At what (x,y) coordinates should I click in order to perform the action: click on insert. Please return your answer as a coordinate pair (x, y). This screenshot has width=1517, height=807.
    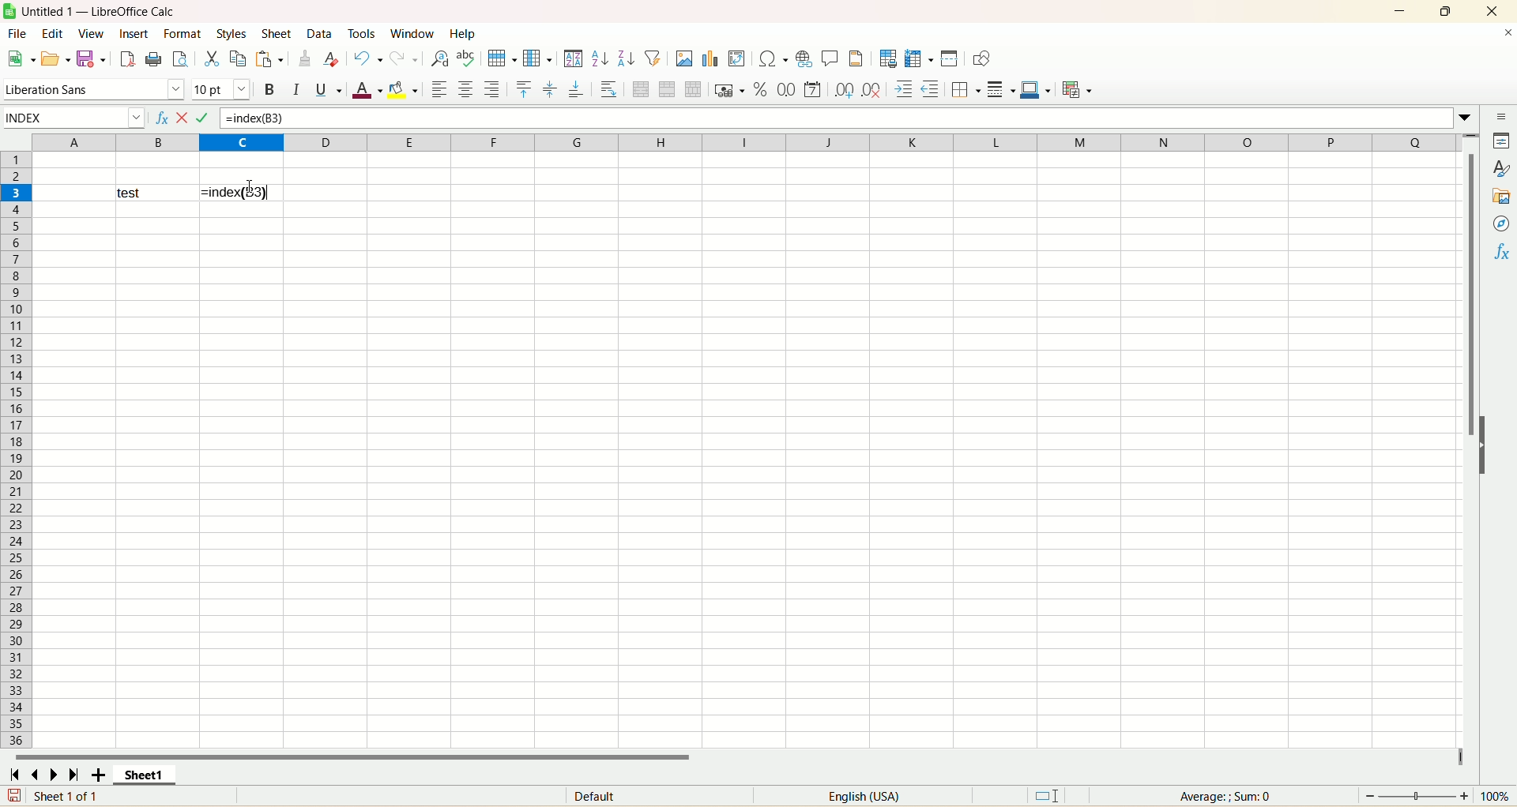
    Looking at the image, I should click on (134, 33).